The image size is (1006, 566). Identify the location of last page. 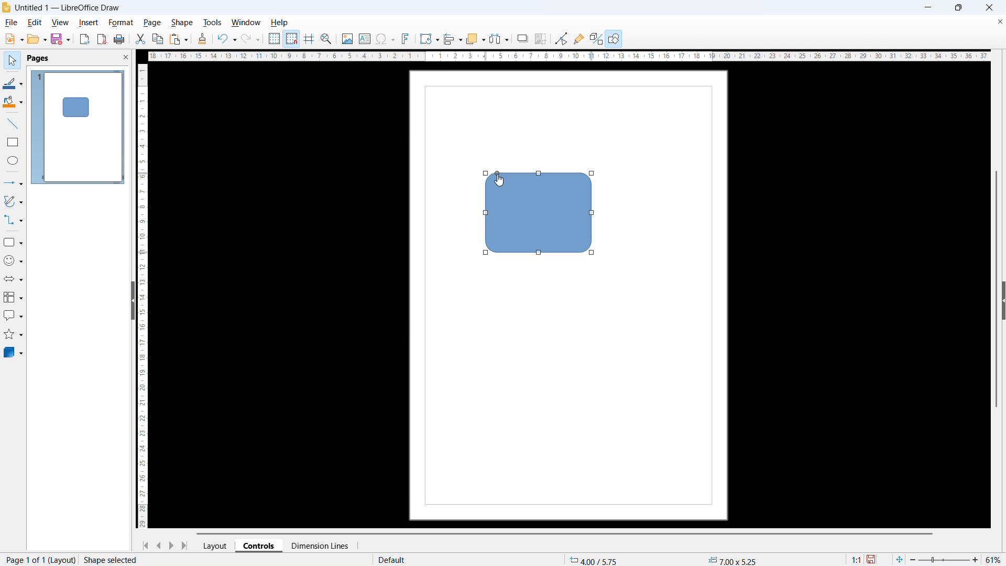
(187, 546).